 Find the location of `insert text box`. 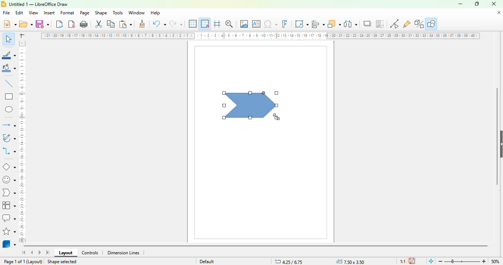

insert text box is located at coordinates (257, 24).